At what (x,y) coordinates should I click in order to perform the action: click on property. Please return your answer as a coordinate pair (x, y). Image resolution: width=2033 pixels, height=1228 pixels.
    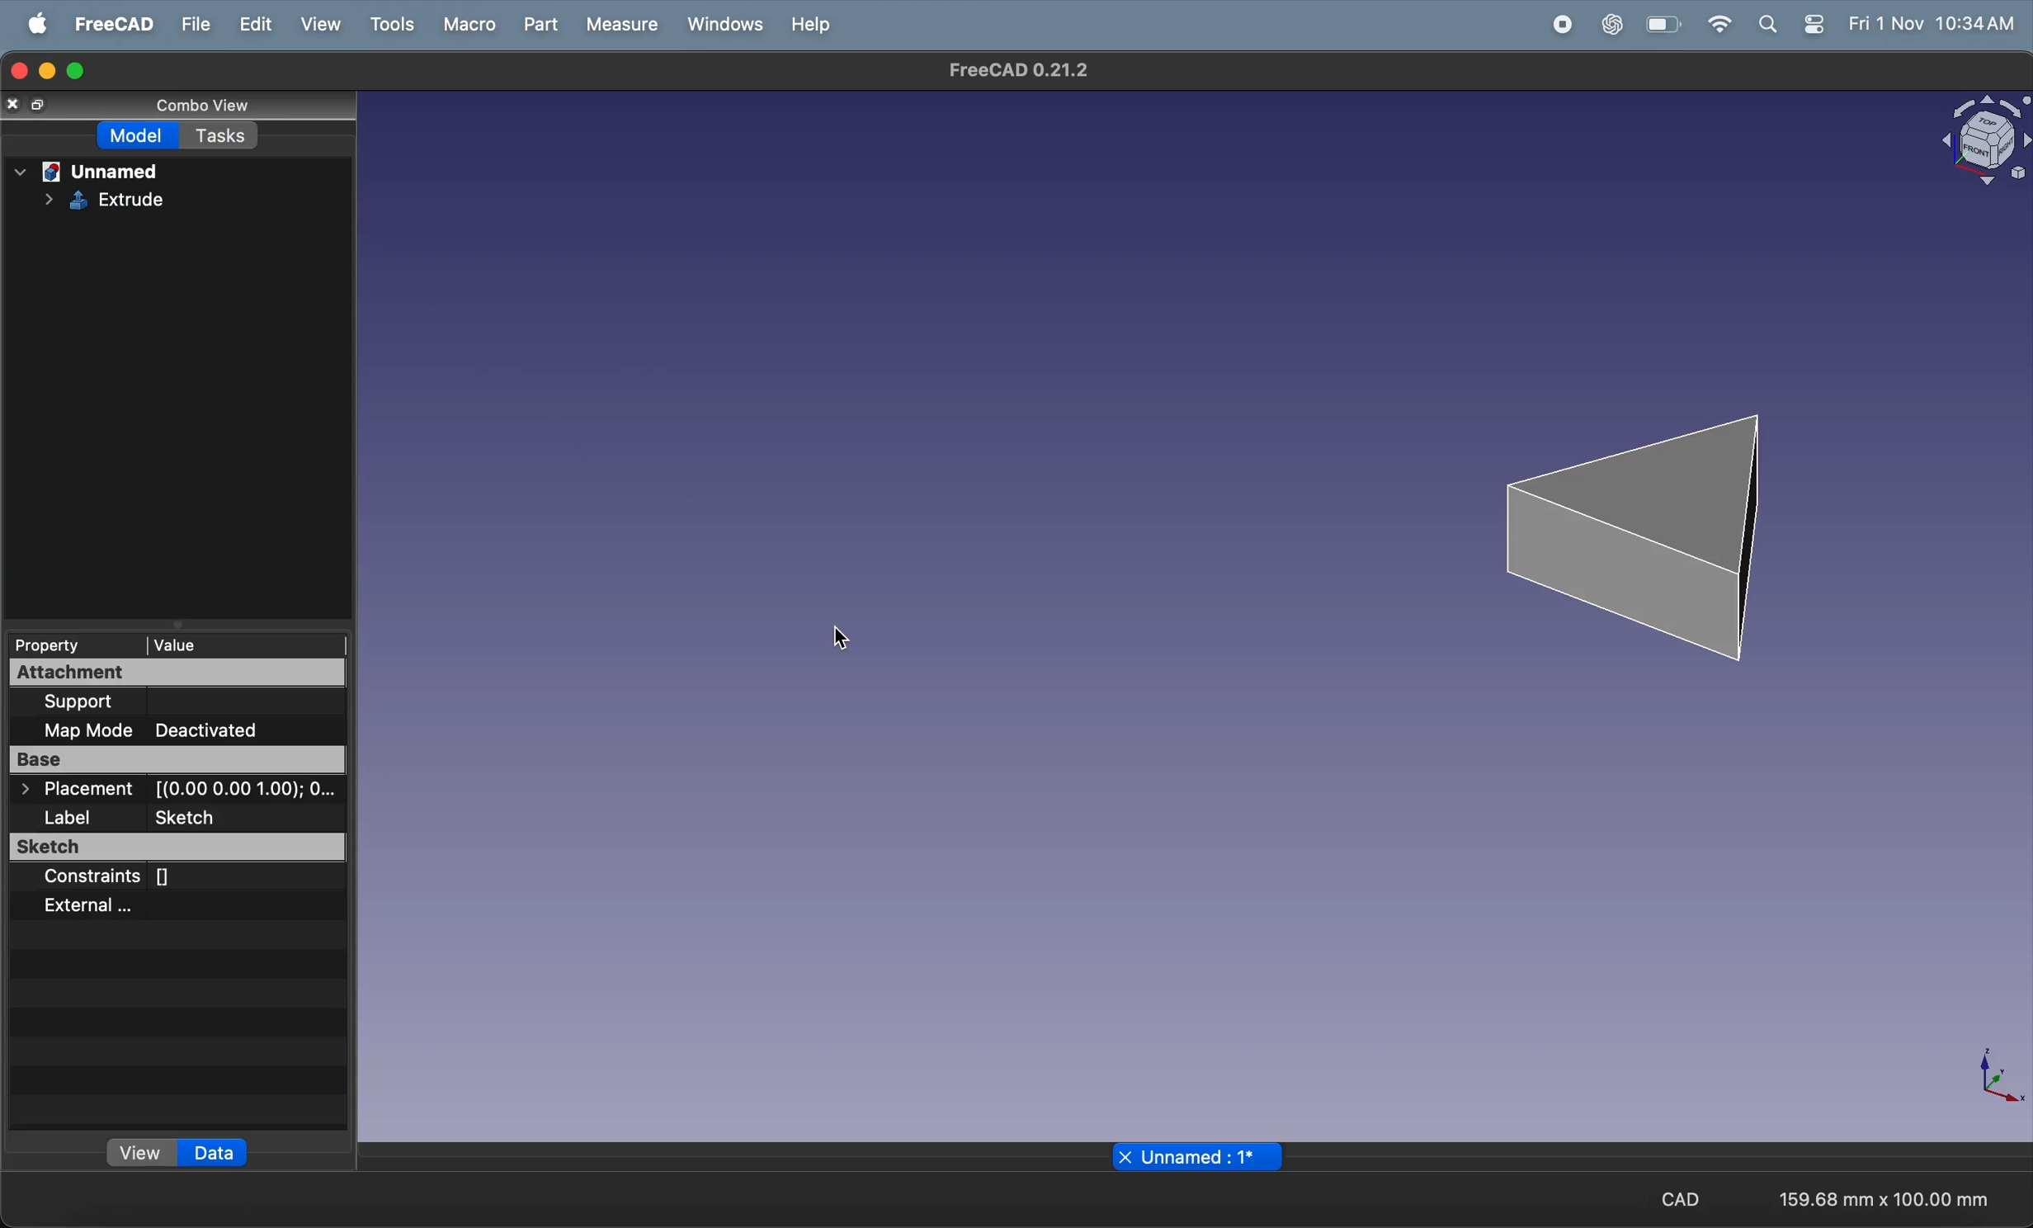
    Looking at the image, I should click on (56, 644).